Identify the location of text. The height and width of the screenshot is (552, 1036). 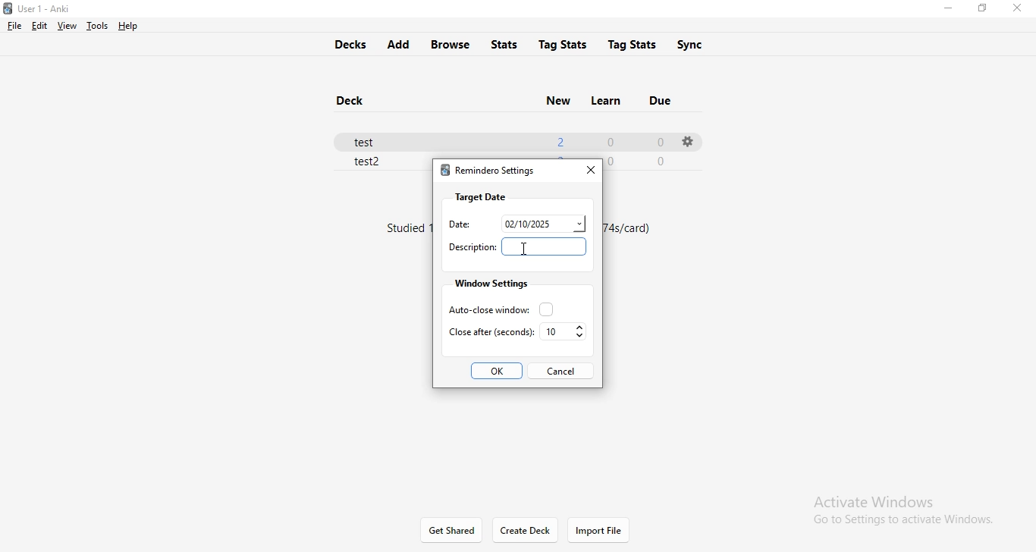
(406, 231).